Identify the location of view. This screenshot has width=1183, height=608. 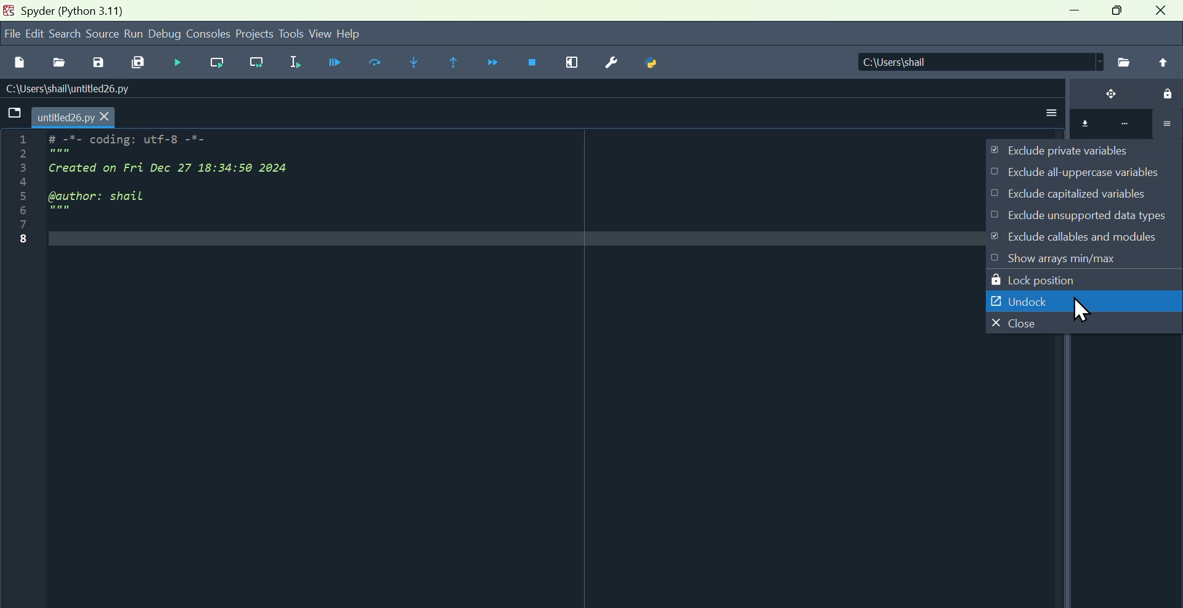
(320, 34).